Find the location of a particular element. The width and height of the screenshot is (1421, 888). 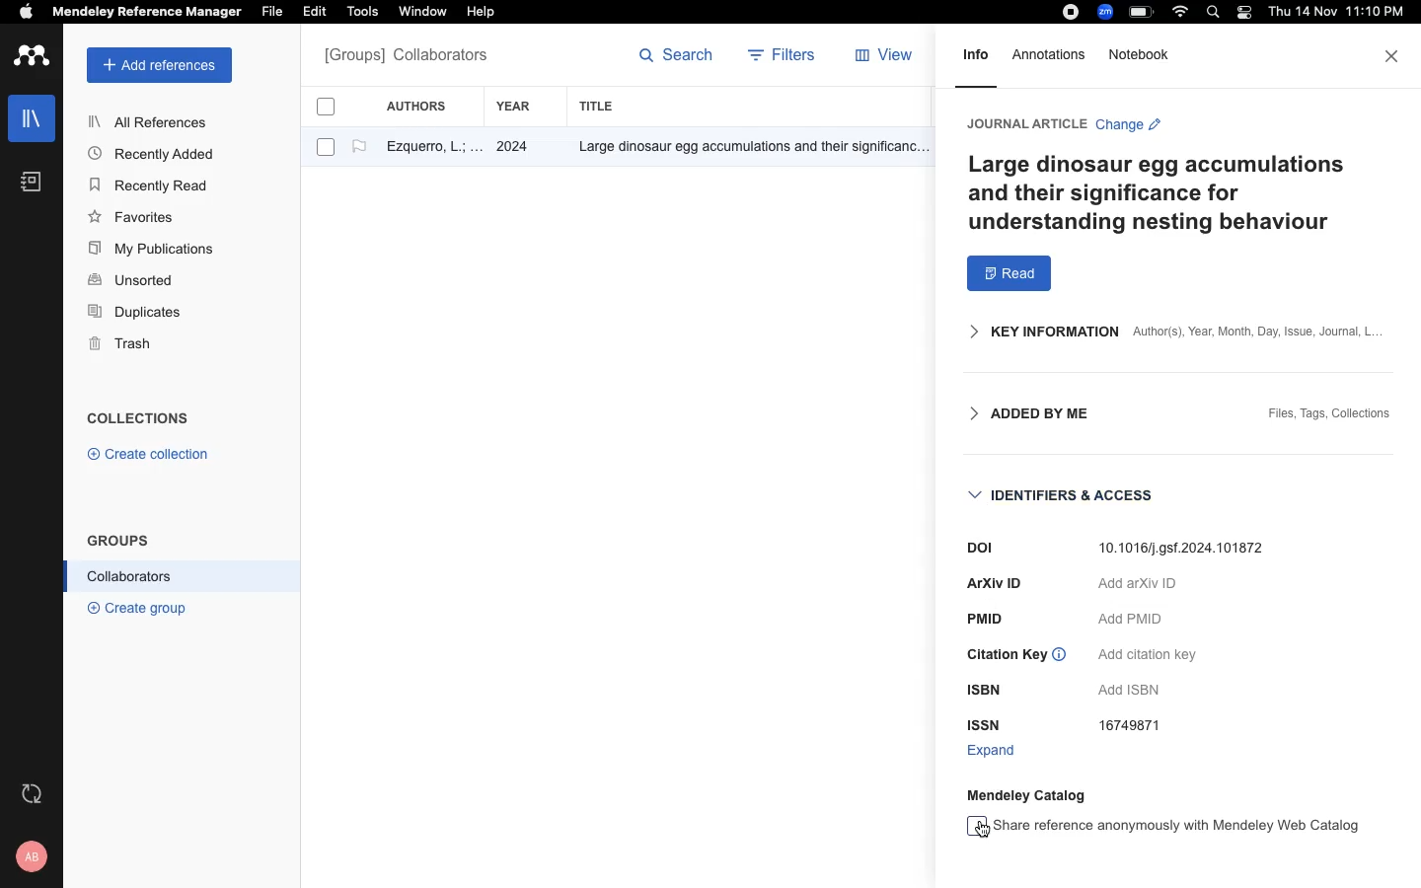

KEY INFORMATION
| is located at coordinates (1033, 332).